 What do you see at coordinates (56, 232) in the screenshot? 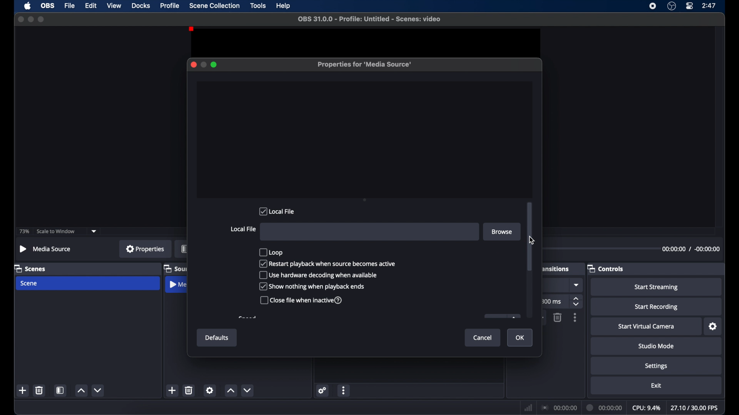
I see `scale to window` at bounding box center [56, 232].